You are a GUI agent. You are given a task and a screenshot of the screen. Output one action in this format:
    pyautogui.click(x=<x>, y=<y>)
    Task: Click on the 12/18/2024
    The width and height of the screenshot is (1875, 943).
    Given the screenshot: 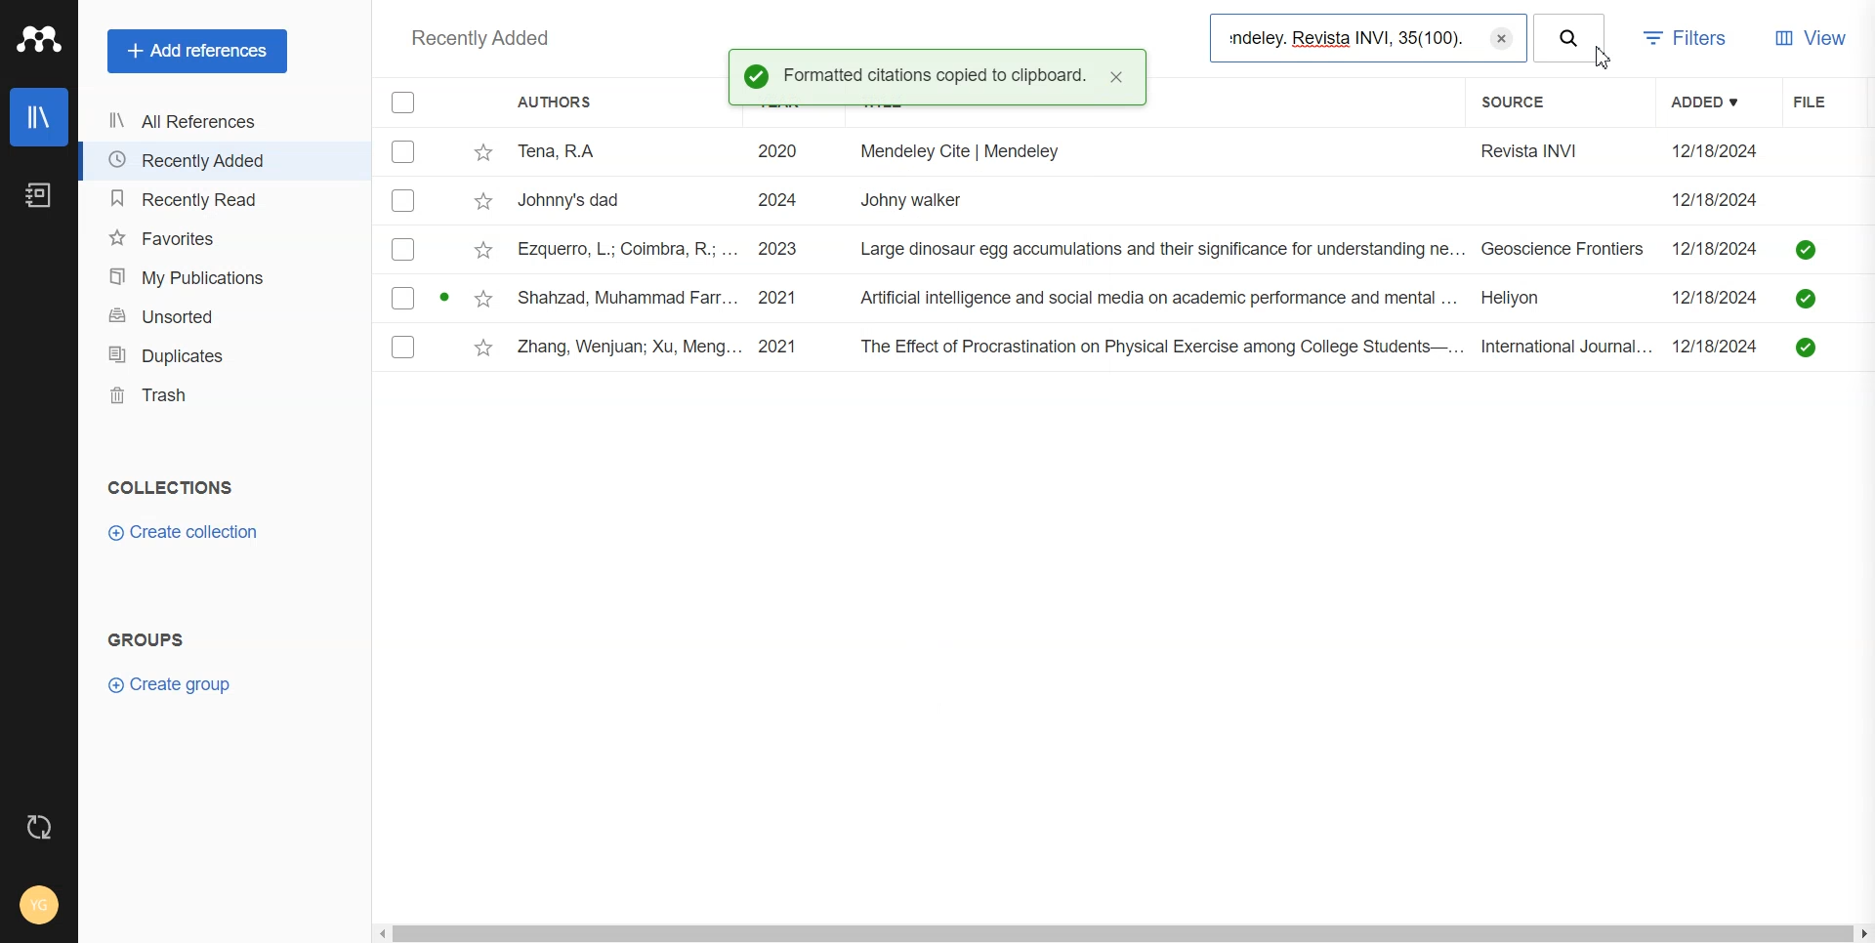 What is the action you would take?
    pyautogui.click(x=1717, y=199)
    